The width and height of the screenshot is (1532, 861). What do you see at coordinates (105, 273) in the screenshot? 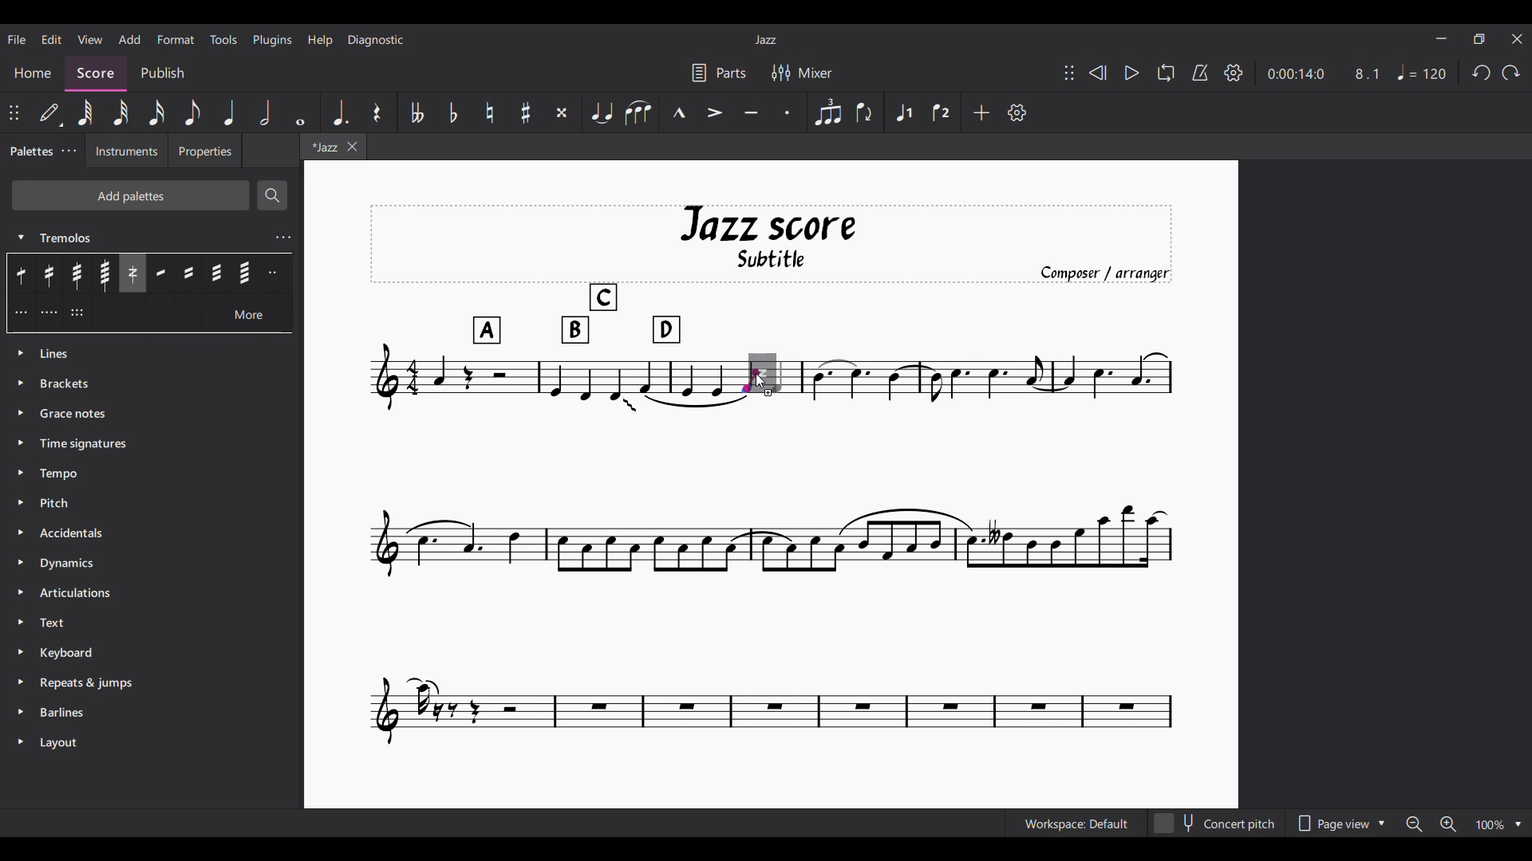
I see `64th through stem` at bounding box center [105, 273].